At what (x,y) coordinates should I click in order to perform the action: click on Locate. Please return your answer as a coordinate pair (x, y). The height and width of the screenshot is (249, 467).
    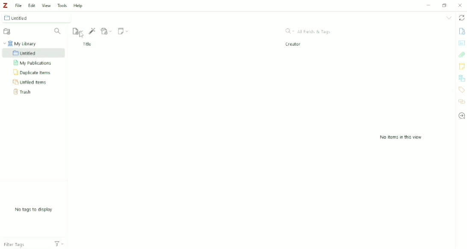
    Looking at the image, I should click on (461, 116).